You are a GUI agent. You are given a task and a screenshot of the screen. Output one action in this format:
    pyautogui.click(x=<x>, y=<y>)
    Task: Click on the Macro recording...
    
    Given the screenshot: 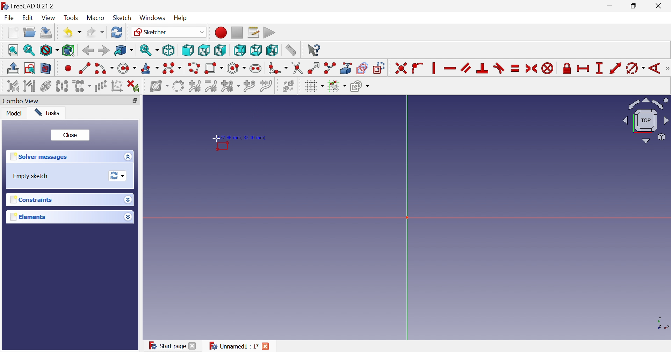 What is the action you would take?
    pyautogui.click(x=220, y=32)
    